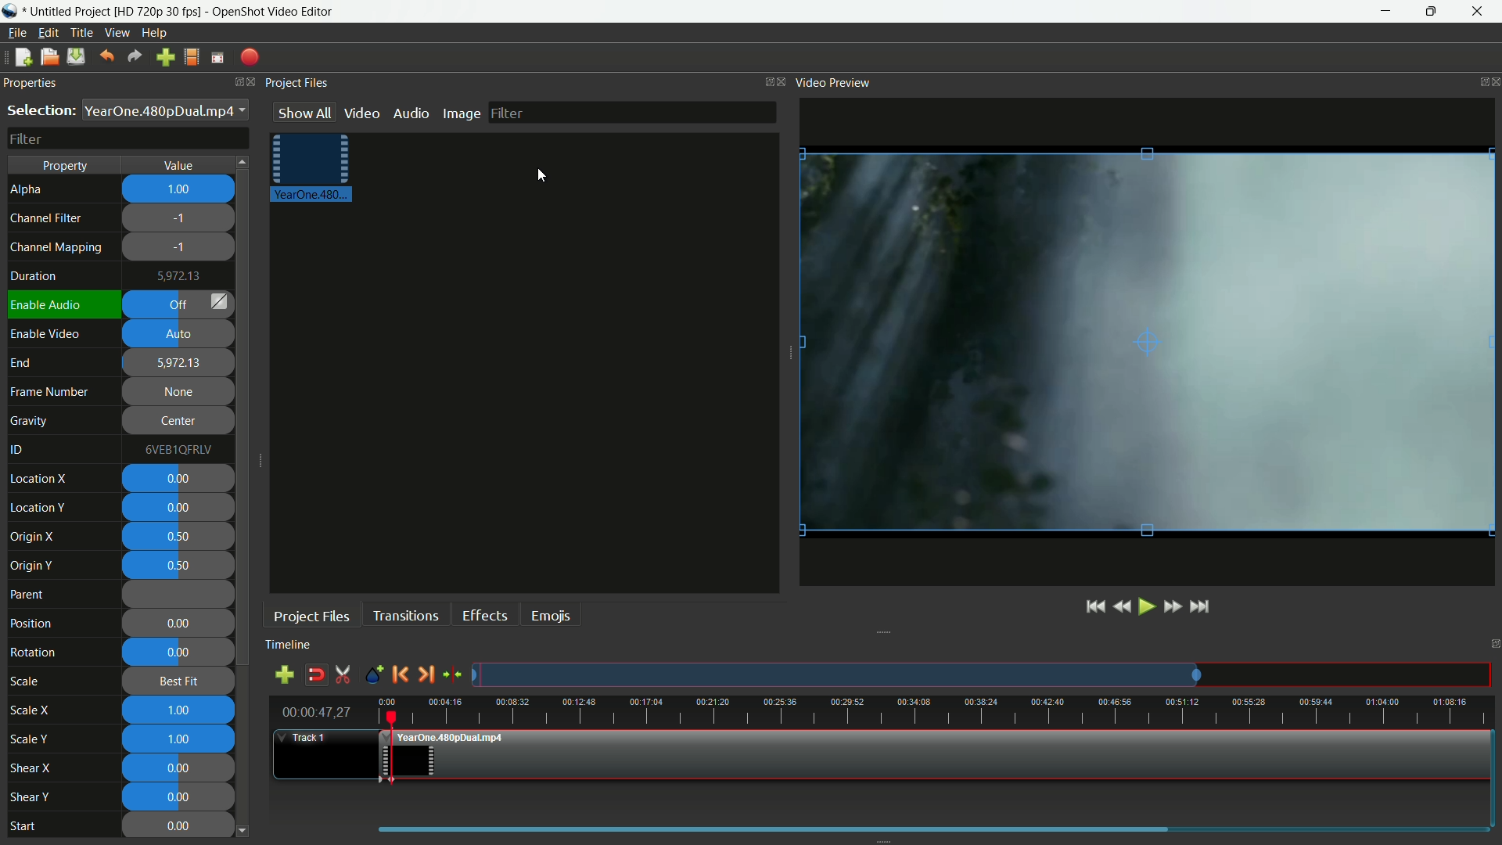 The width and height of the screenshot is (1502, 845). What do you see at coordinates (45, 334) in the screenshot?
I see `enable video` at bounding box center [45, 334].